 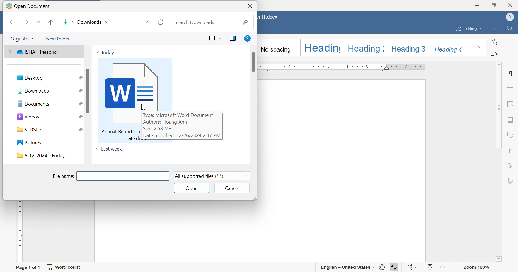 What do you see at coordinates (28, 267) in the screenshot?
I see `page 1 of 1` at bounding box center [28, 267].